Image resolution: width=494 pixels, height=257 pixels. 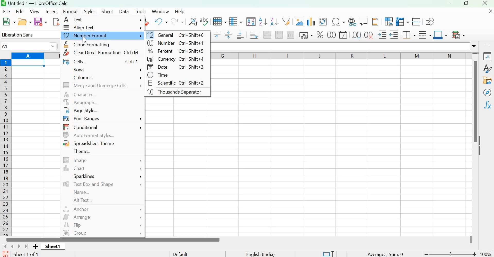 What do you see at coordinates (268, 35) in the screenshot?
I see `Merge and center or unmerge cells` at bounding box center [268, 35].